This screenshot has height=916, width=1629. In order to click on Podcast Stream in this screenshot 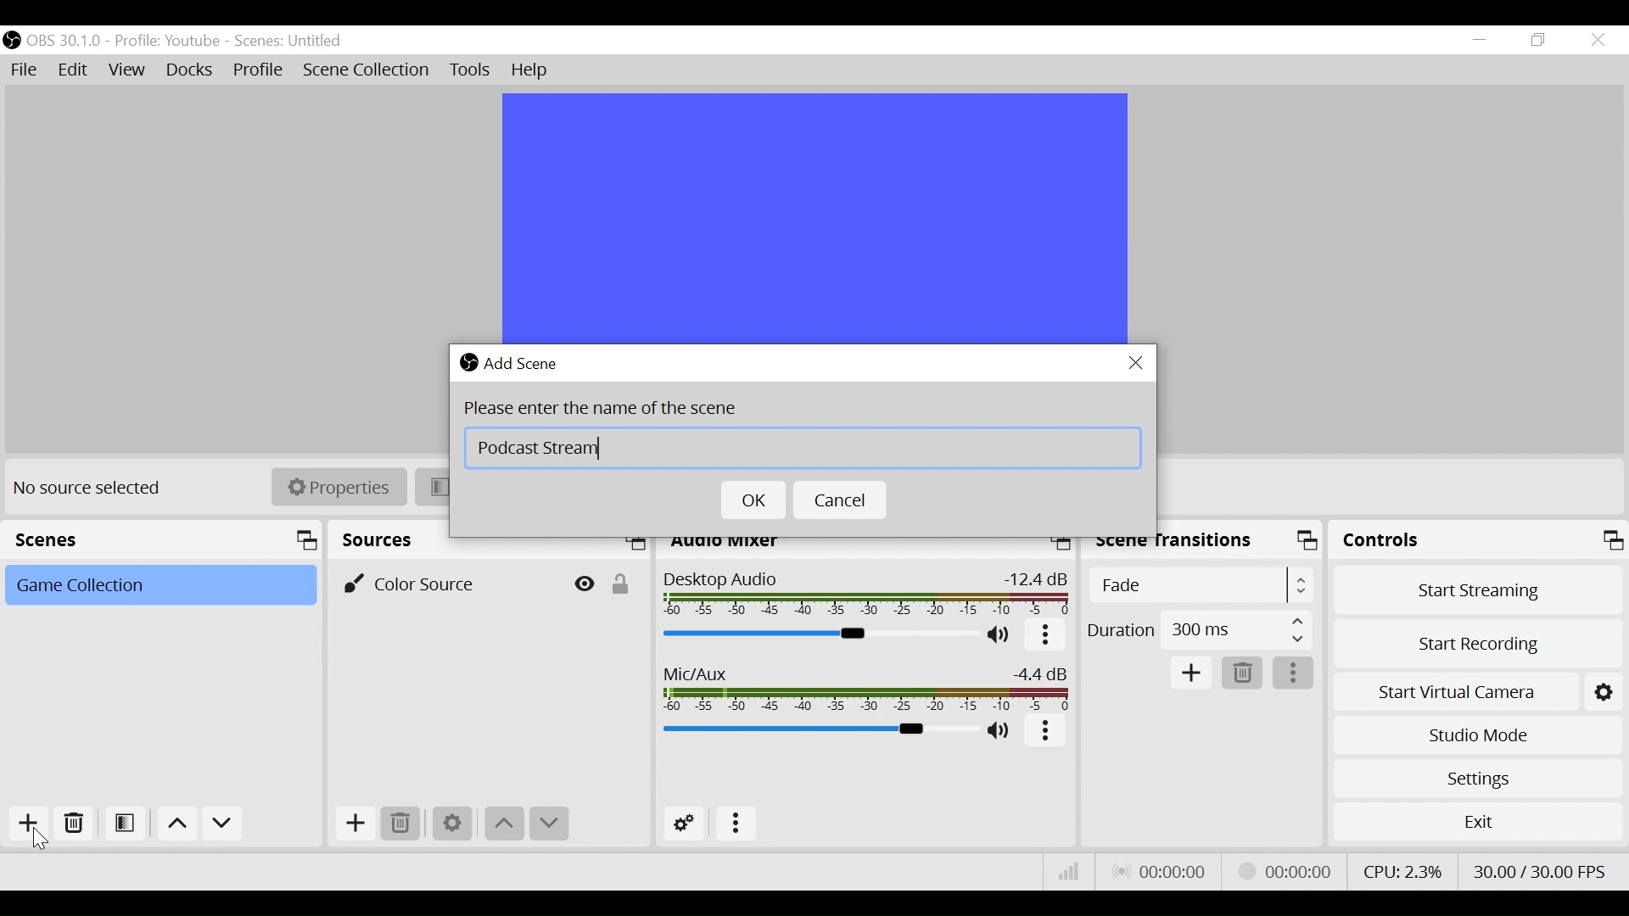, I will do `click(801, 447)`.